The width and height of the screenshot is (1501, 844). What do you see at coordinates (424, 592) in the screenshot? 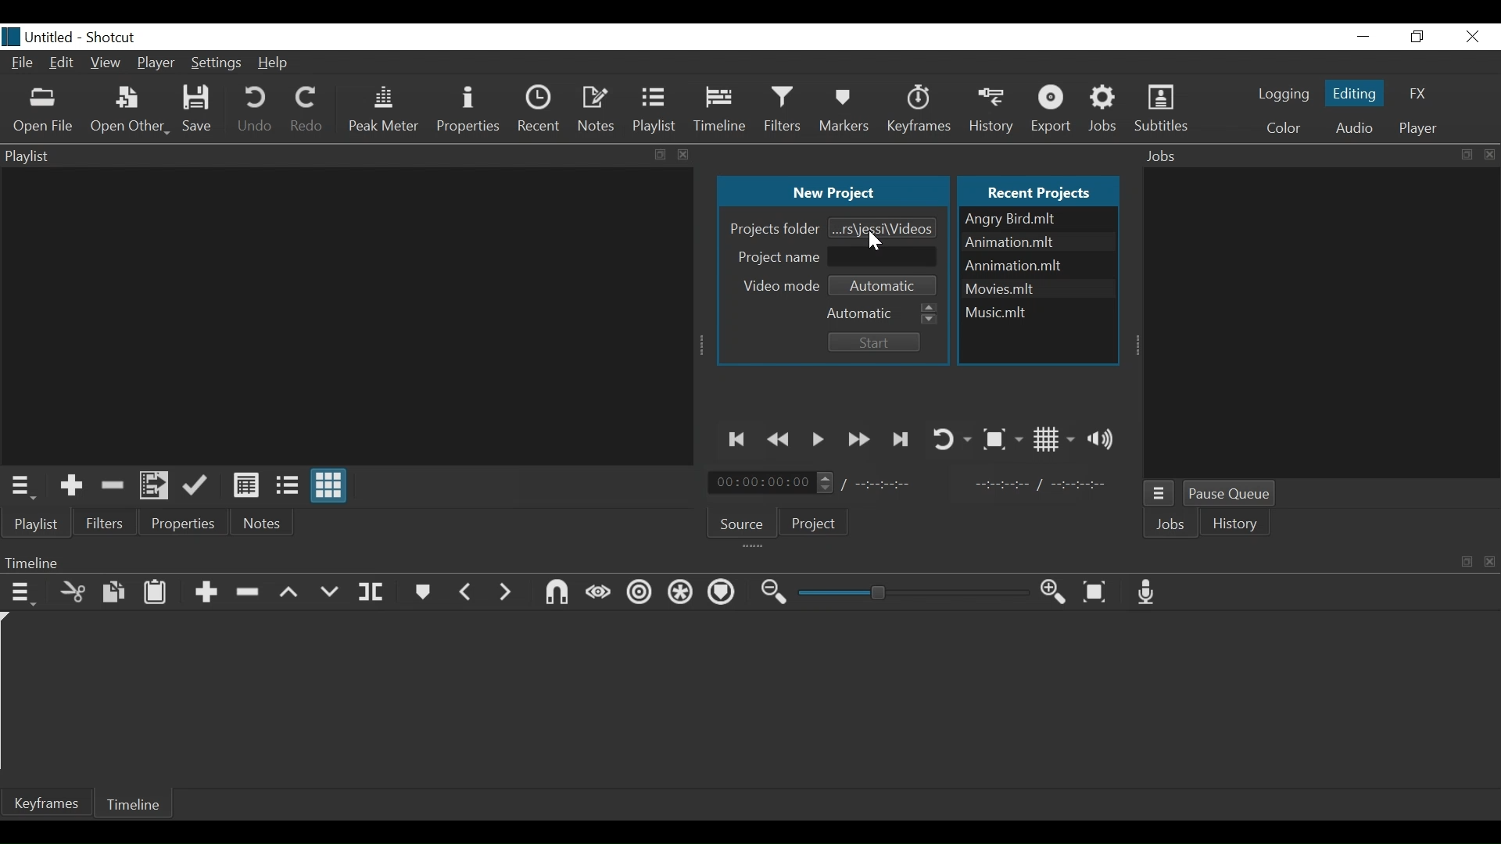
I see `Markers` at bounding box center [424, 592].